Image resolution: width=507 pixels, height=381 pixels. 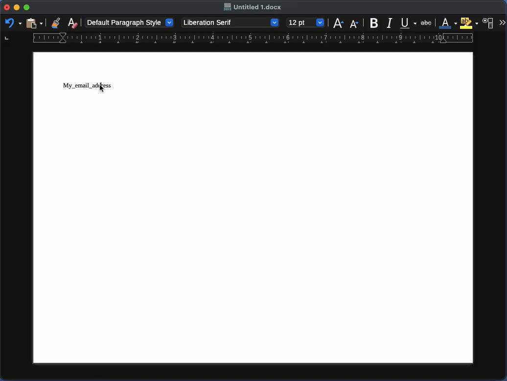 I want to click on 12pt, so click(x=306, y=22).